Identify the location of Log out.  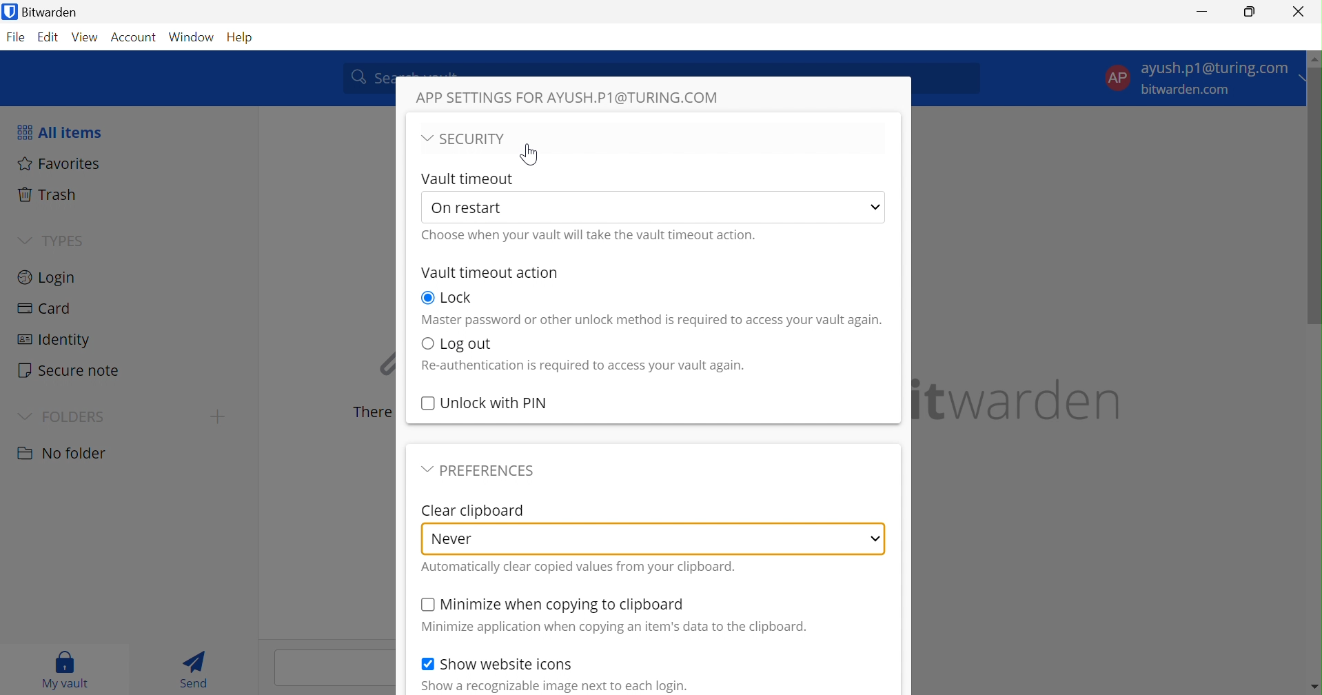
(469, 343).